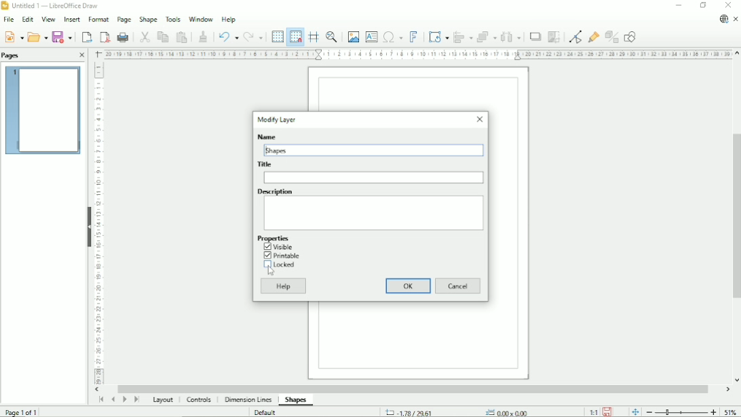  Describe the element at coordinates (266, 136) in the screenshot. I see `Name` at that location.